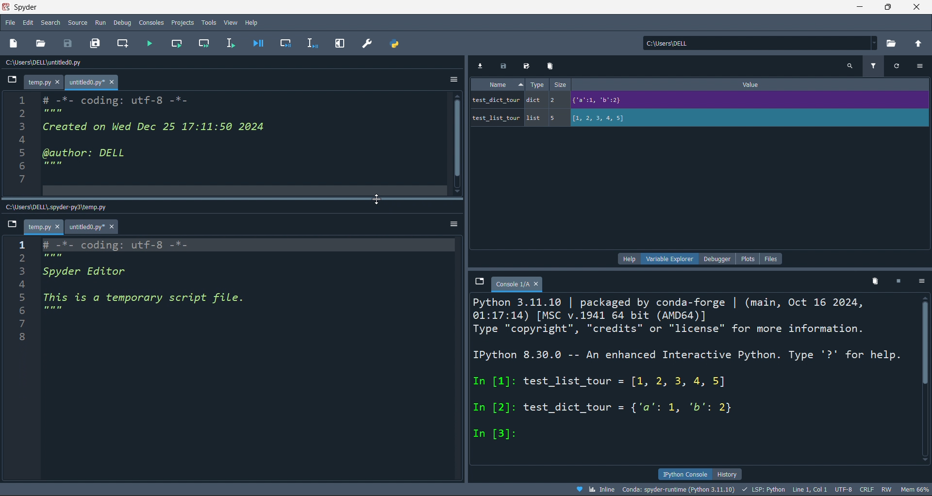 The height and width of the screenshot is (496, 932). Describe the element at coordinates (873, 282) in the screenshot. I see `delete` at that location.